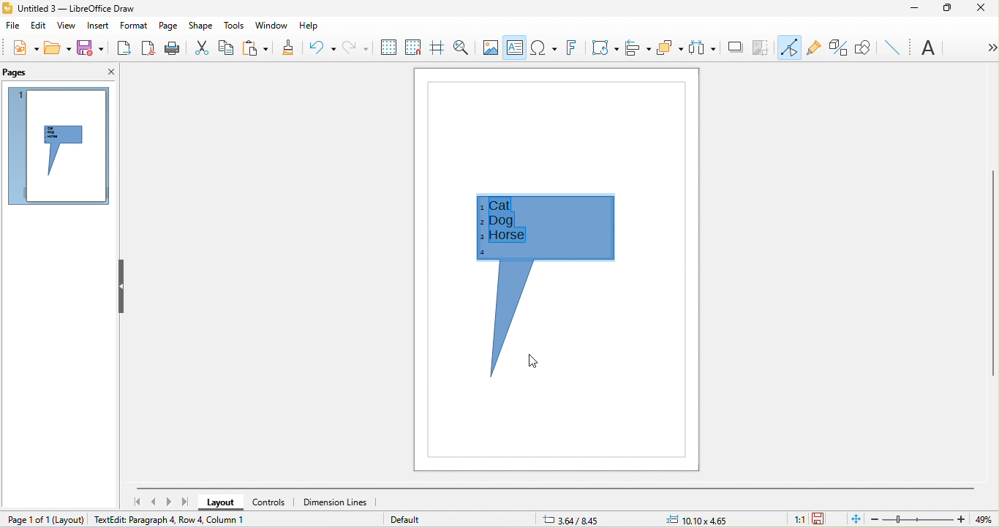 Image resolution: width=999 pixels, height=528 pixels. What do you see at coordinates (200, 48) in the screenshot?
I see `cut` at bounding box center [200, 48].